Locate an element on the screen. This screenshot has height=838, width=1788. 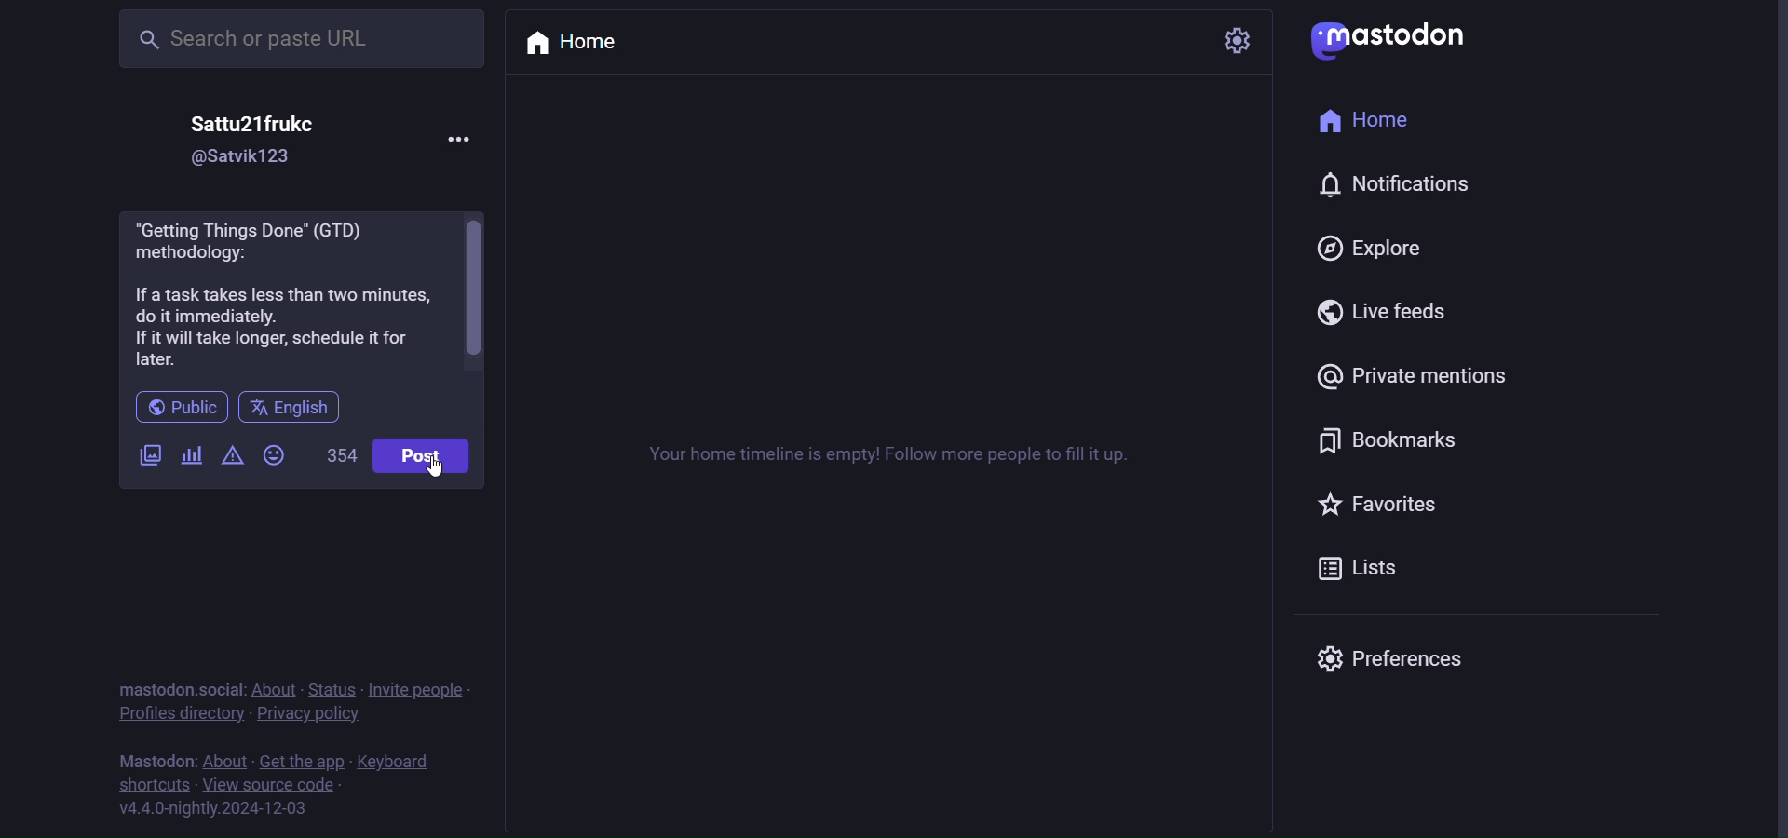
lists is located at coordinates (1353, 567).